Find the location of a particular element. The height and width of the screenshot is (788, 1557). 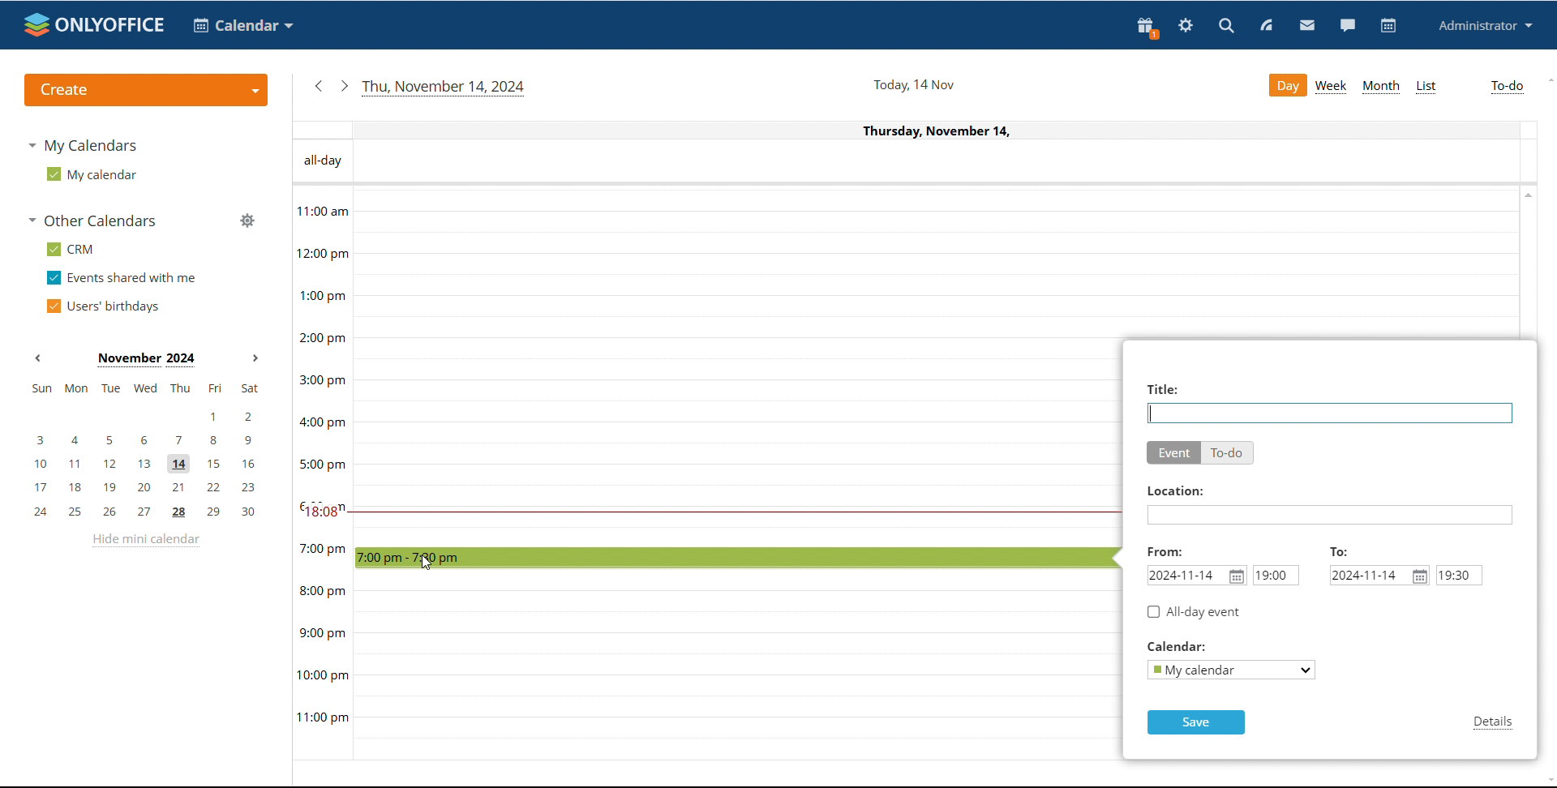

to-do is located at coordinates (1508, 88).